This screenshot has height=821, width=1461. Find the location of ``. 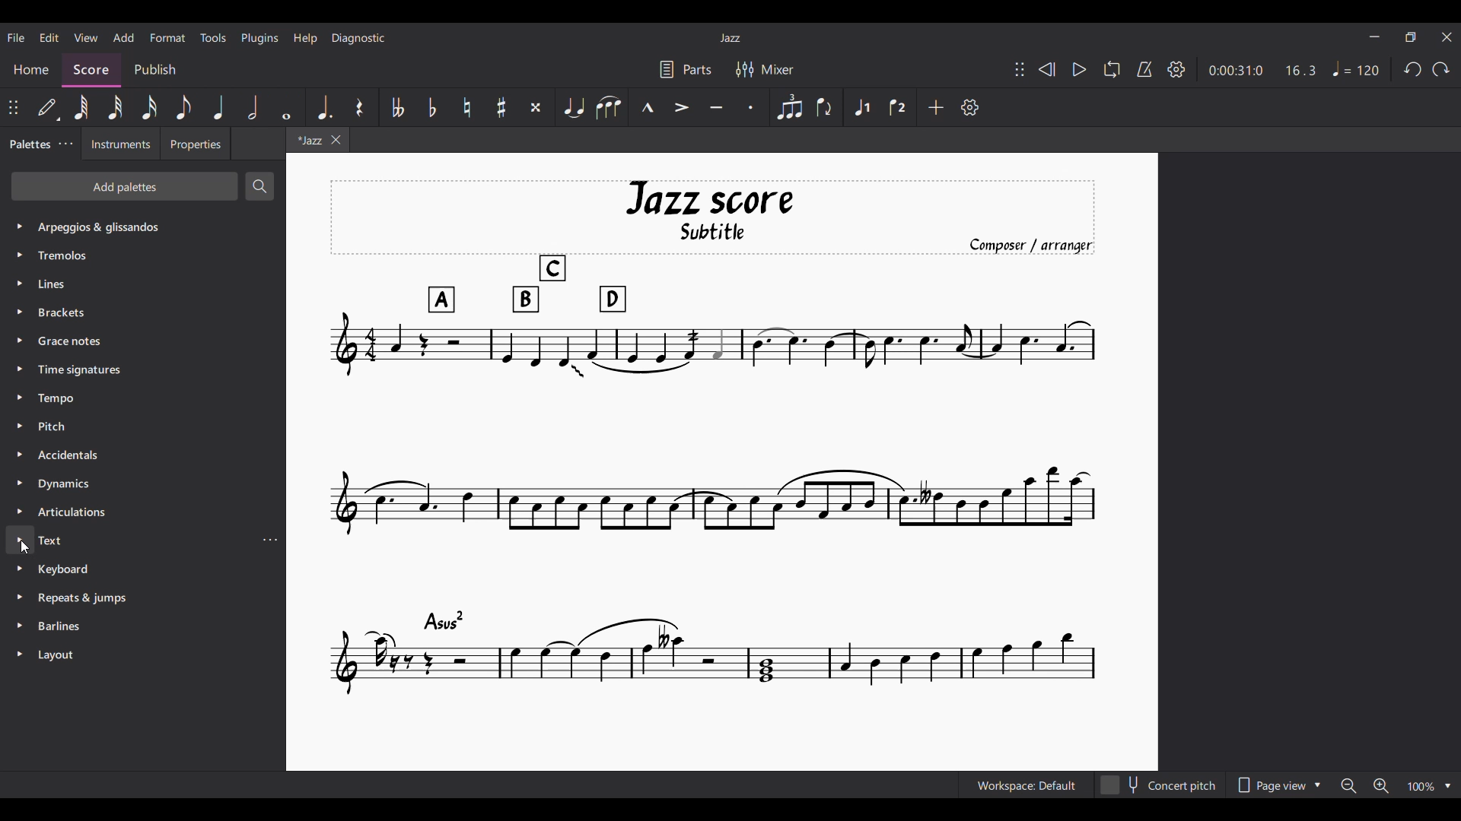

 is located at coordinates (56, 541).